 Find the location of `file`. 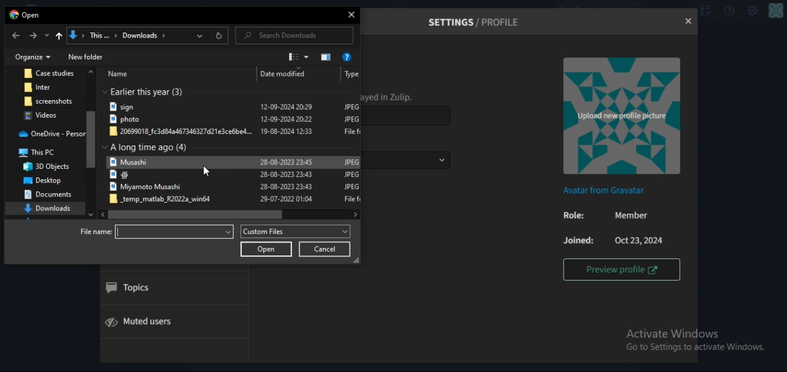

file is located at coordinates (47, 87).